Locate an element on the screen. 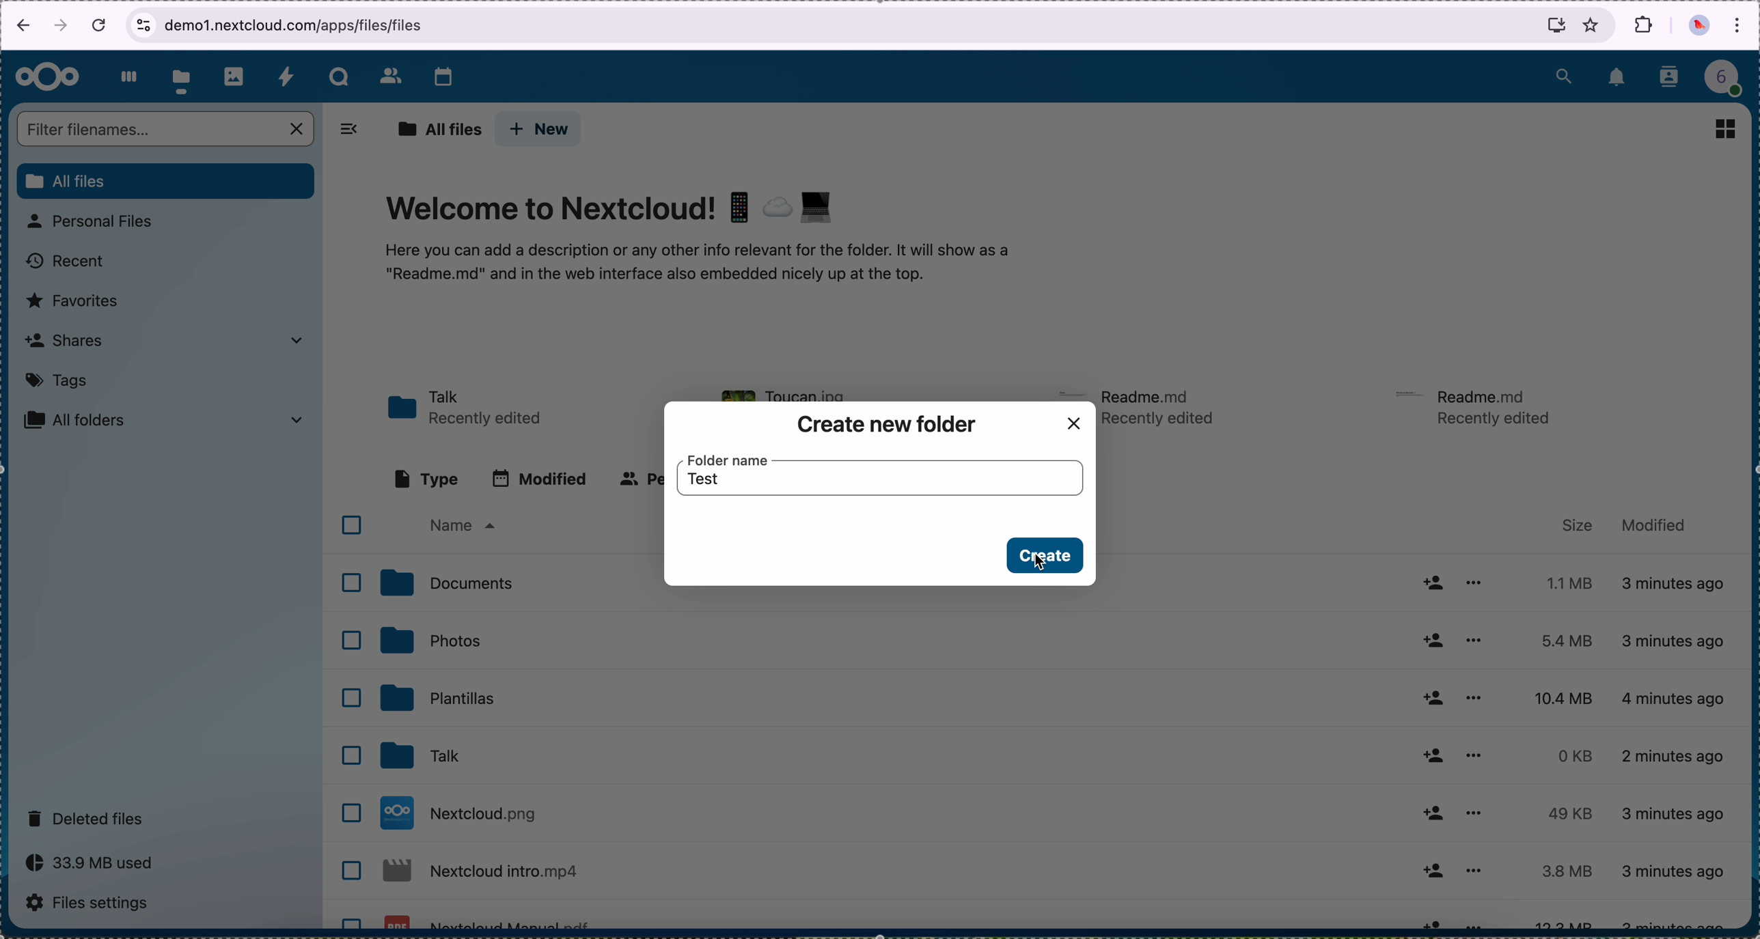 This screenshot has width=1760, height=939. 12.2 MB is located at coordinates (1557, 921).